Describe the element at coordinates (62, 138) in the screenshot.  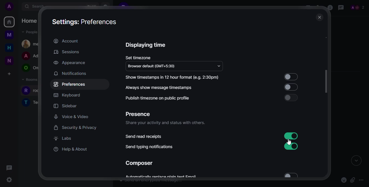
I see `labs` at that location.